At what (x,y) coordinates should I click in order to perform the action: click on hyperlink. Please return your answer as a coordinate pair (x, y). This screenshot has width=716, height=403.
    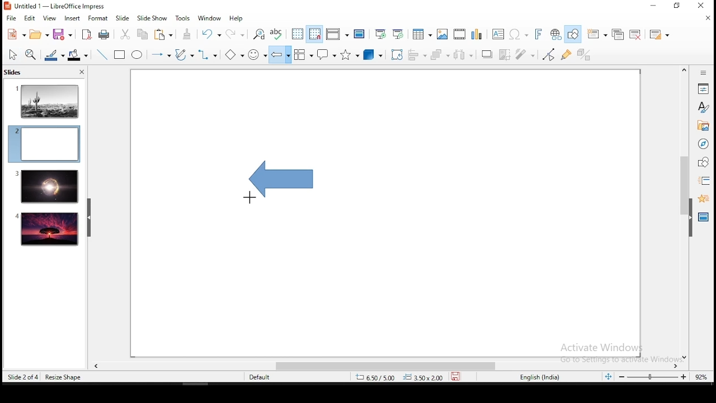
    Looking at the image, I should click on (556, 35).